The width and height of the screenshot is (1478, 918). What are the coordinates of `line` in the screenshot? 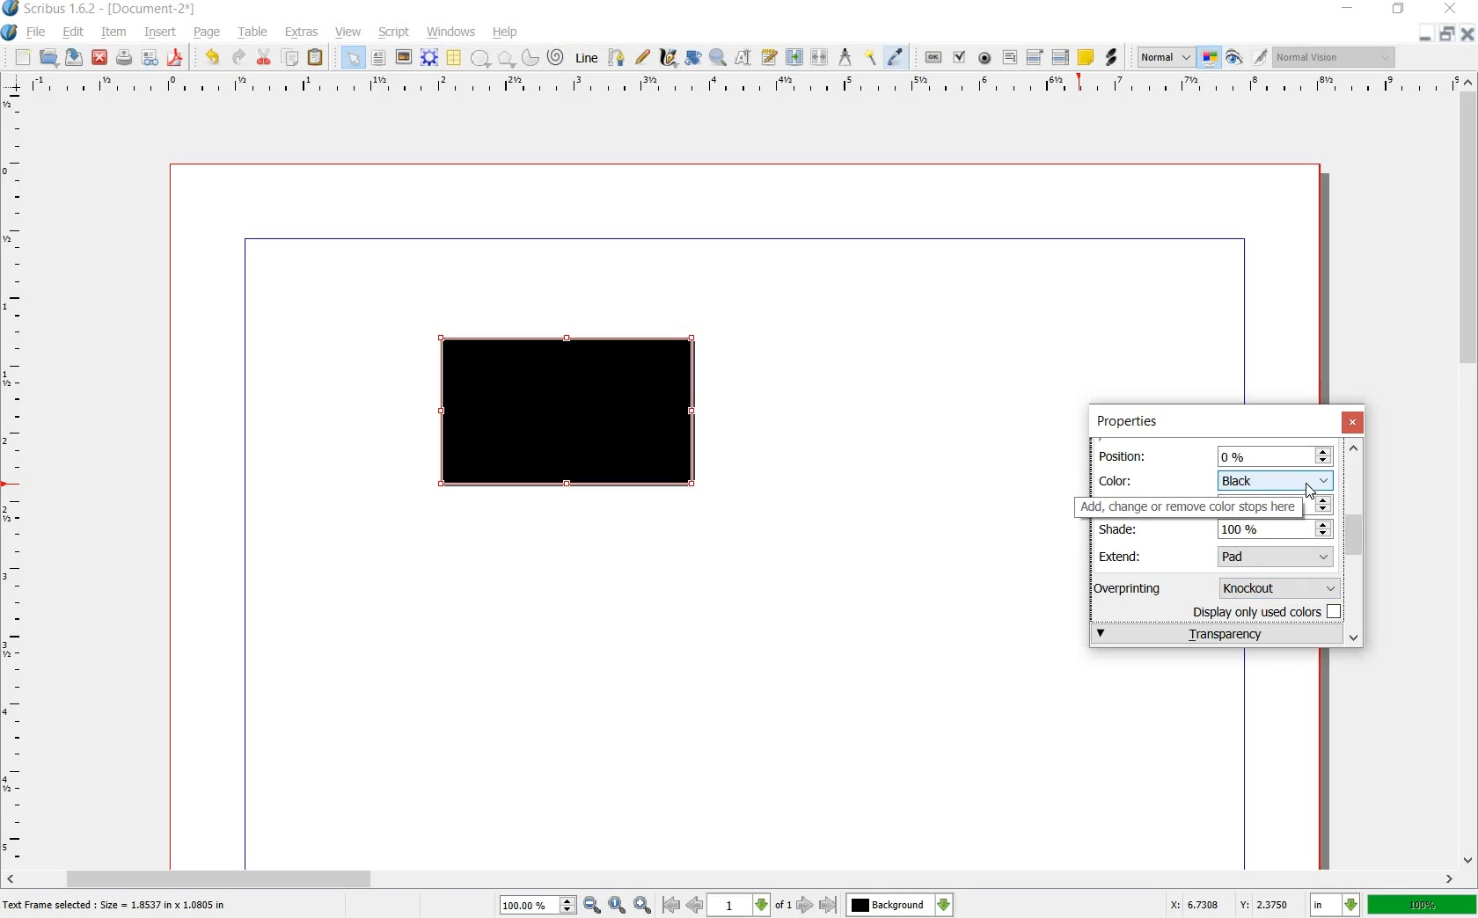 It's located at (589, 59).